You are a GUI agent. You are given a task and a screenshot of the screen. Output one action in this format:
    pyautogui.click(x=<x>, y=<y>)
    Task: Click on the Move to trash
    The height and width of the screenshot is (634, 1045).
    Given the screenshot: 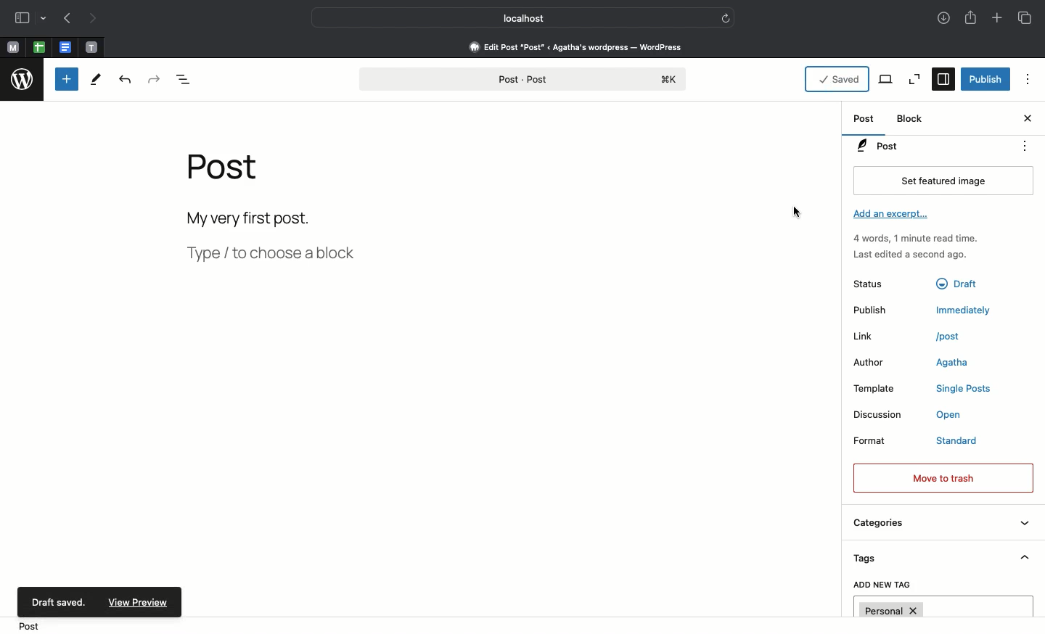 What is the action you would take?
    pyautogui.click(x=943, y=477)
    